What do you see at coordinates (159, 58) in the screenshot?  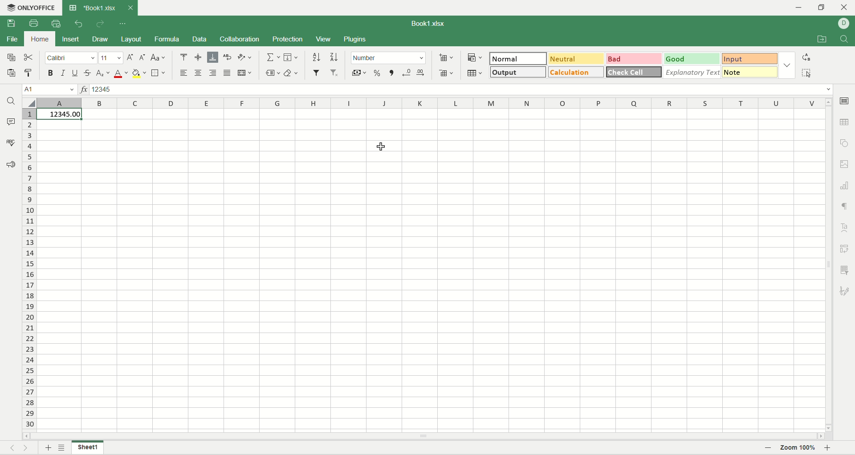 I see `change case` at bounding box center [159, 58].